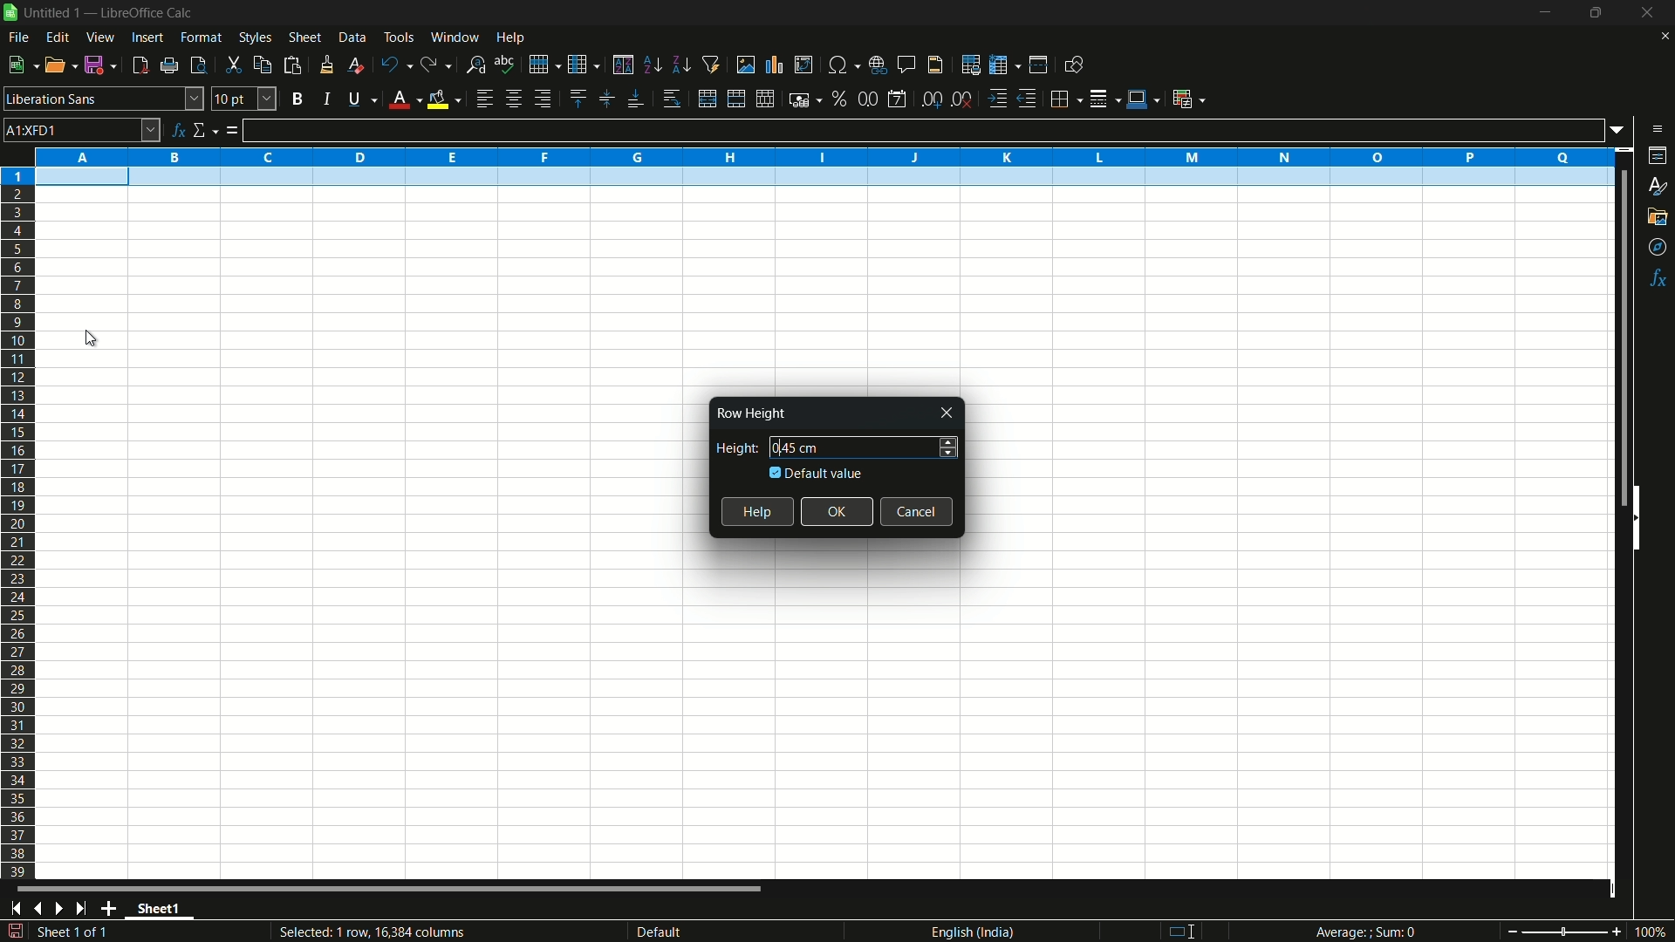  I want to click on insert comment, so click(907, 65).